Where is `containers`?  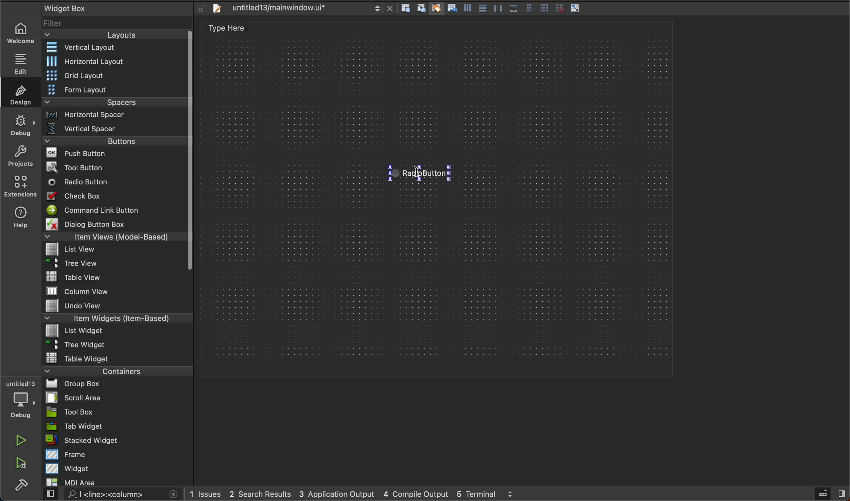
containers is located at coordinates (115, 371).